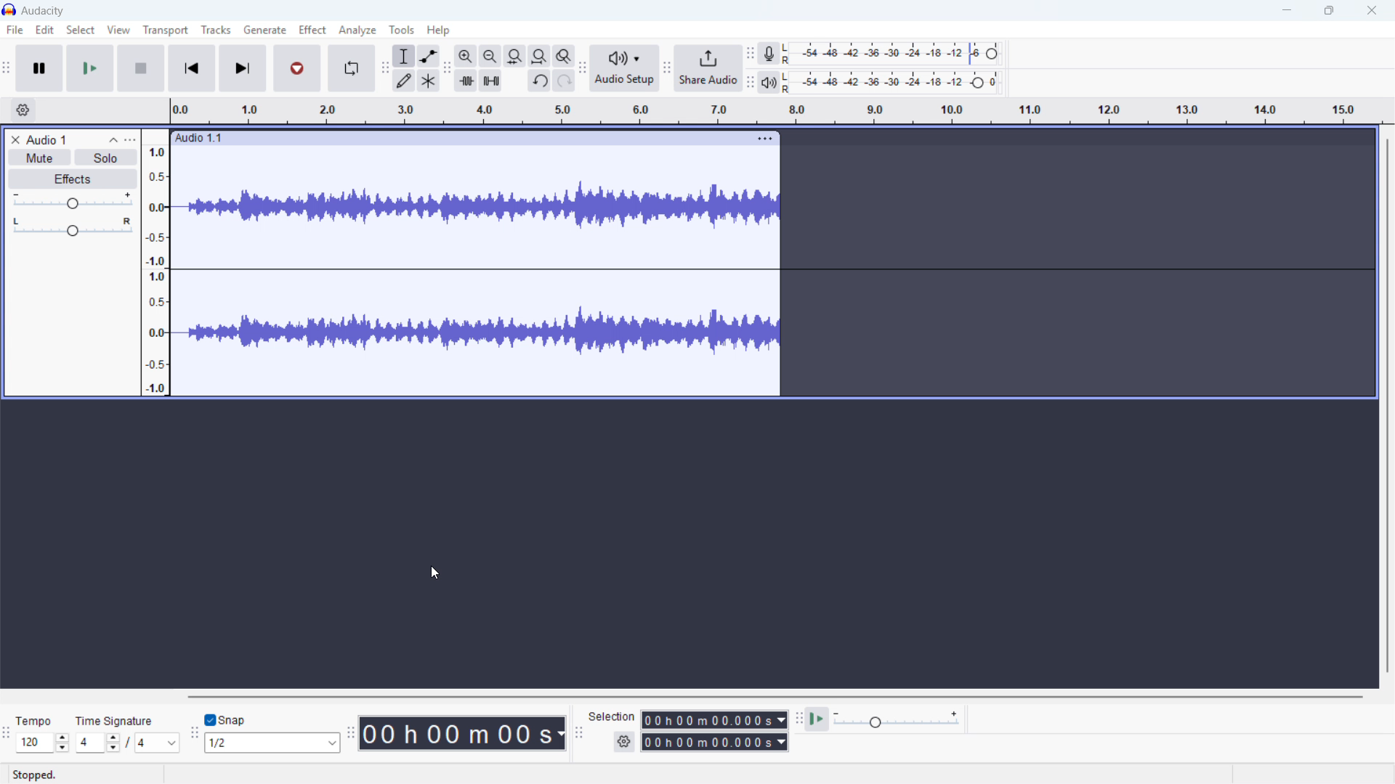  What do you see at coordinates (43, 12) in the screenshot?
I see `title ` at bounding box center [43, 12].